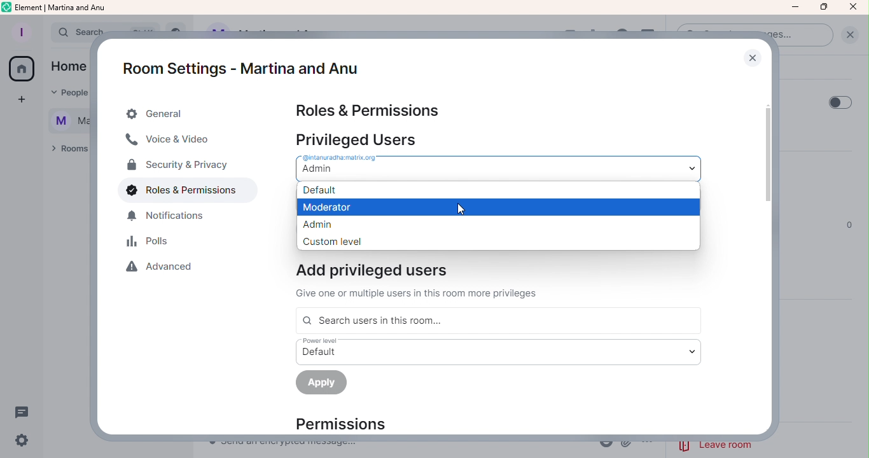  Describe the element at coordinates (69, 32) in the screenshot. I see `Search` at that location.